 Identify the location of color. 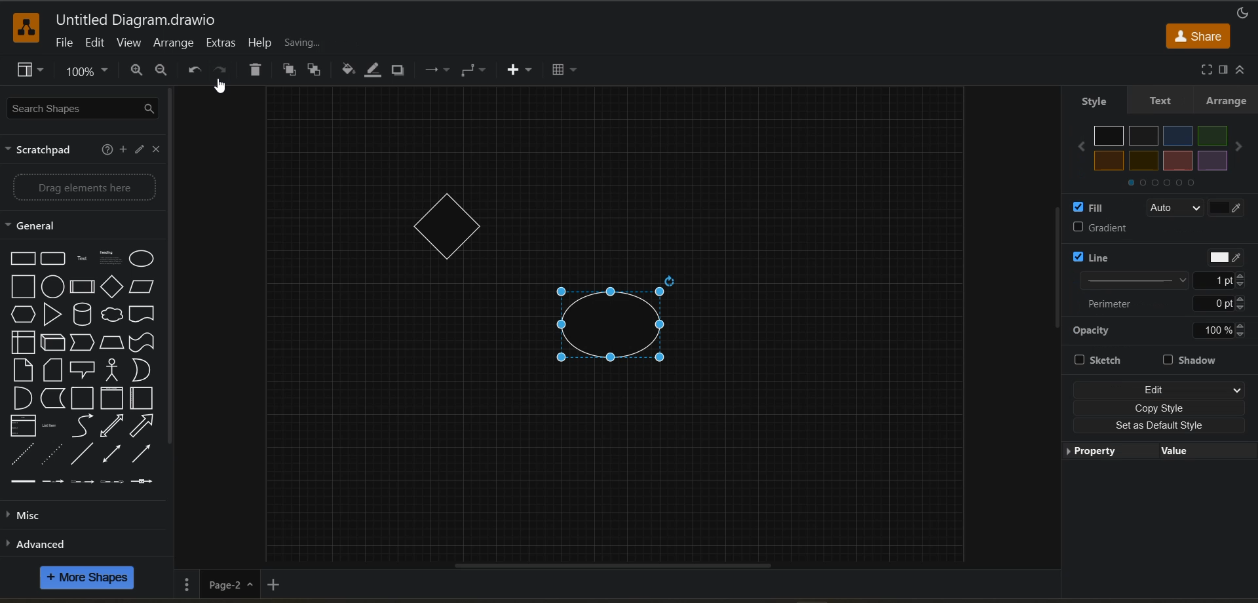
(1162, 148).